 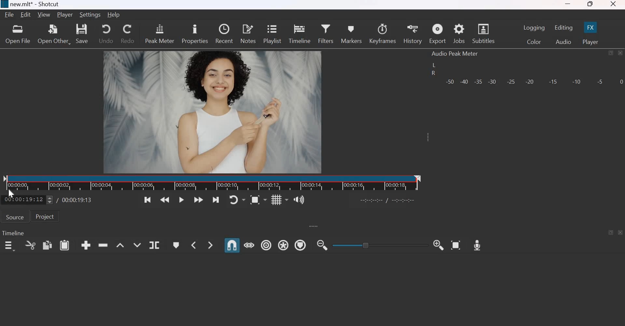 What do you see at coordinates (535, 28) in the screenshot?
I see `Logging` at bounding box center [535, 28].